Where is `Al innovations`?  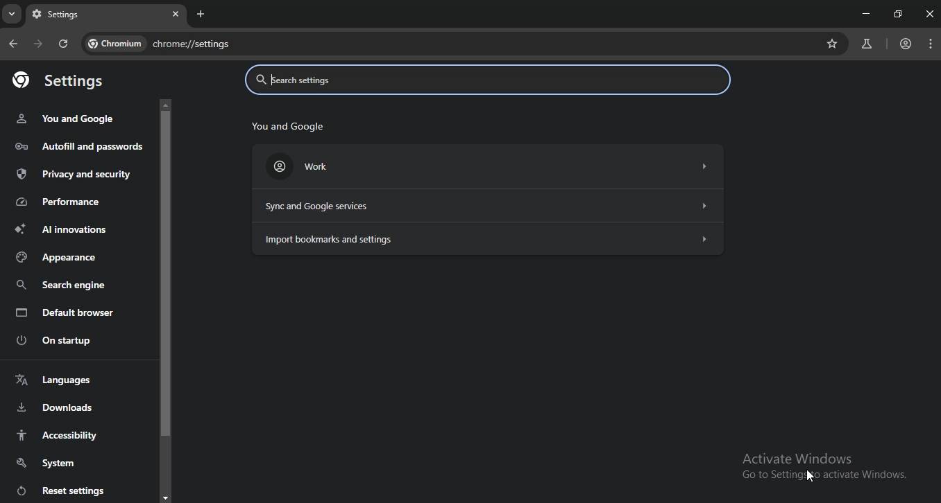 Al innovations is located at coordinates (60, 229).